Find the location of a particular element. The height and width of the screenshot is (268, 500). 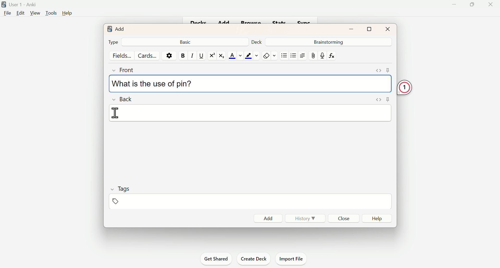

Deck is located at coordinates (259, 41).